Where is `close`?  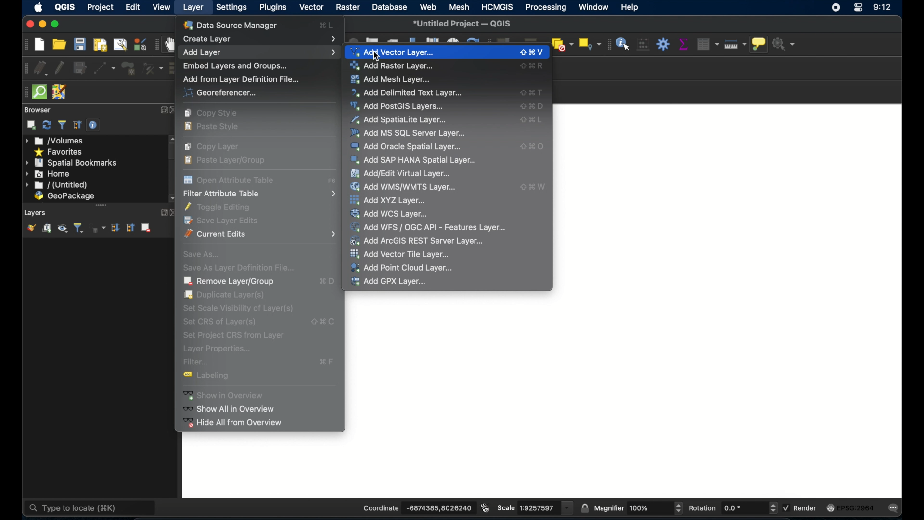 close is located at coordinates (175, 110).